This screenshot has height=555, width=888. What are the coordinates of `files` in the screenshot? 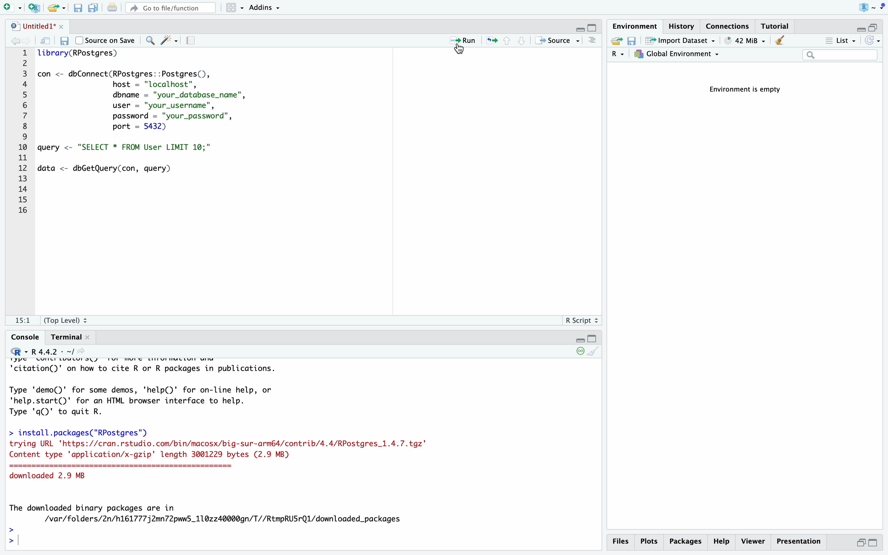 It's located at (622, 541).